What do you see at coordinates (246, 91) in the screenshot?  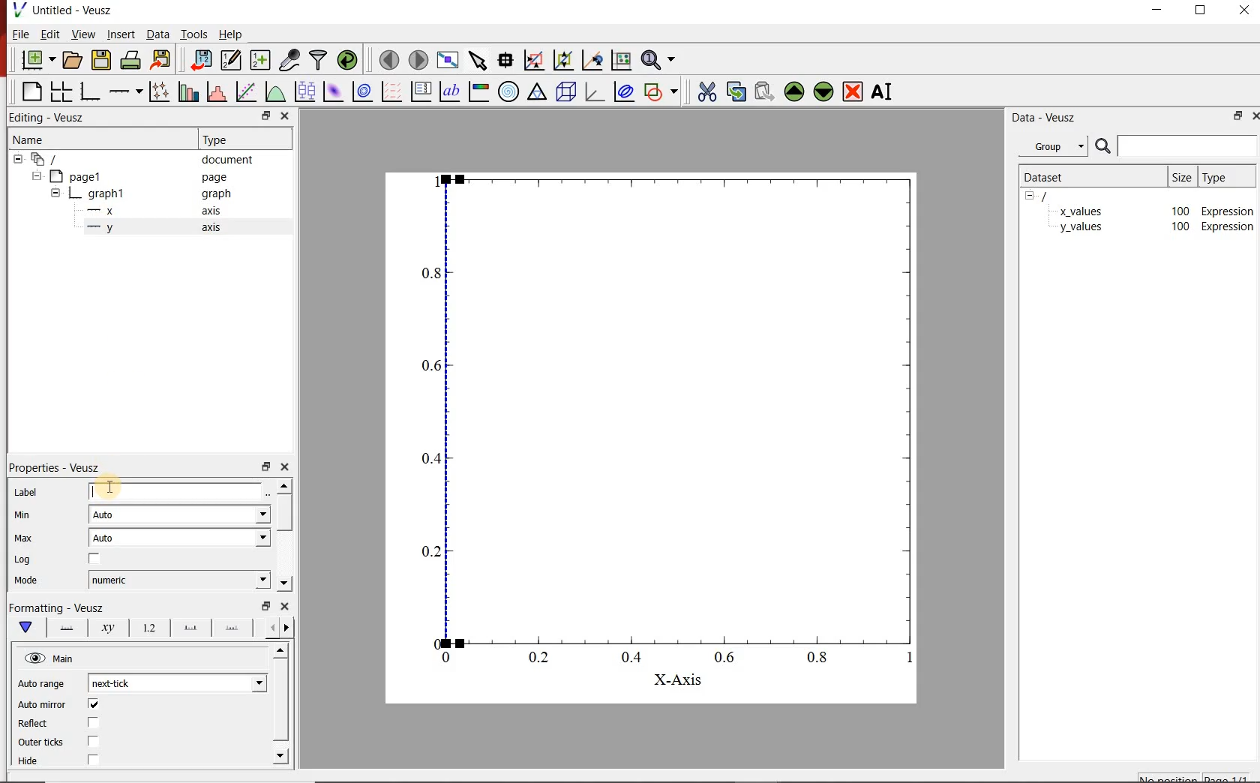 I see `fit a function to a data` at bounding box center [246, 91].